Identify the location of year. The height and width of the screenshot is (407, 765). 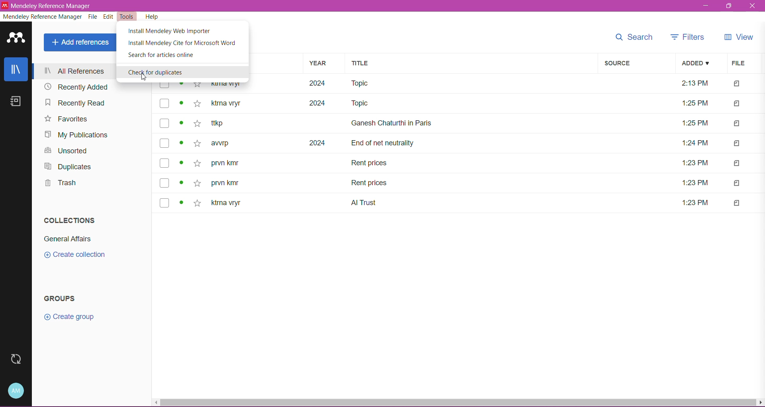
(316, 143).